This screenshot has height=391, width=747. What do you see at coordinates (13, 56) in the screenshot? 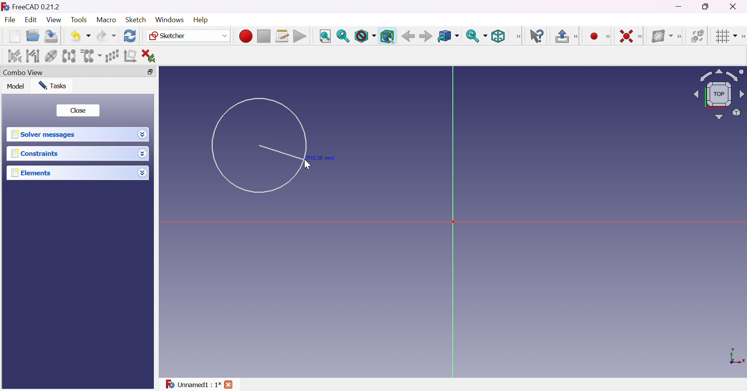
I see `Select associated constraints` at bounding box center [13, 56].